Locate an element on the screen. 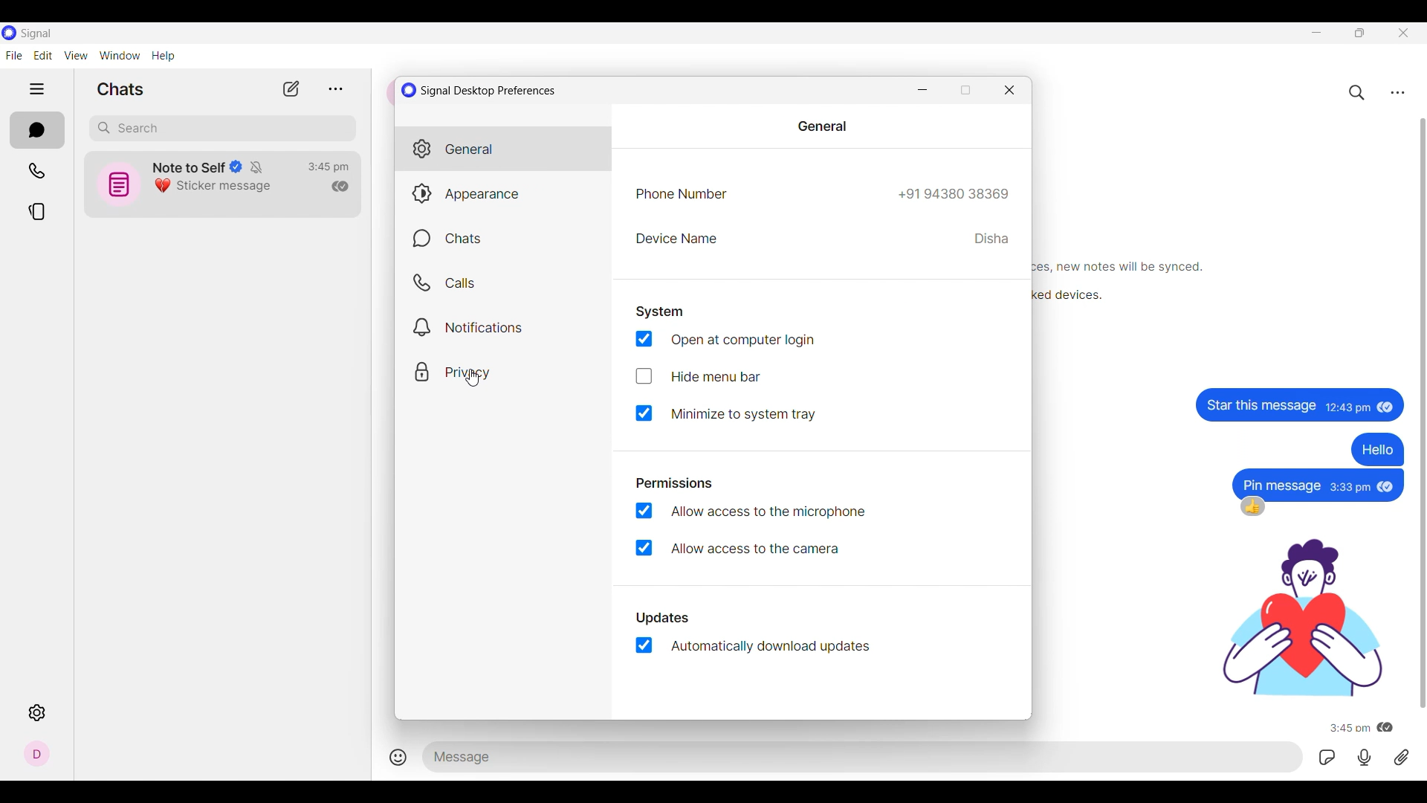  GIFs is located at coordinates (1327, 757).